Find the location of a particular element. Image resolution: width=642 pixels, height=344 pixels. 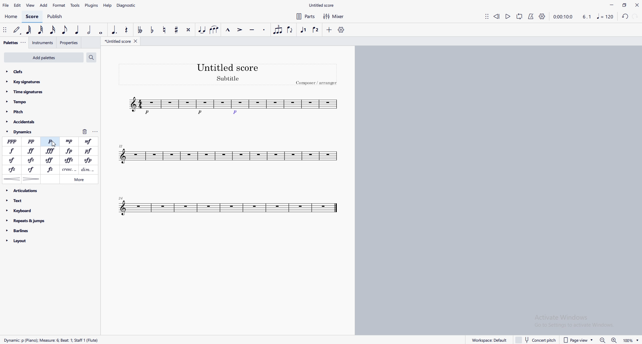

toggle sharp is located at coordinates (176, 30).